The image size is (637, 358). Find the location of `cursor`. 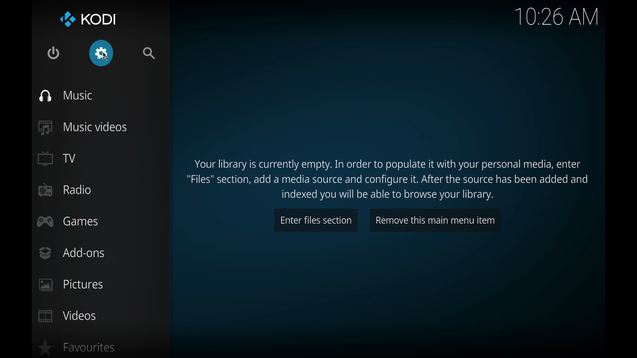

cursor is located at coordinates (105, 56).